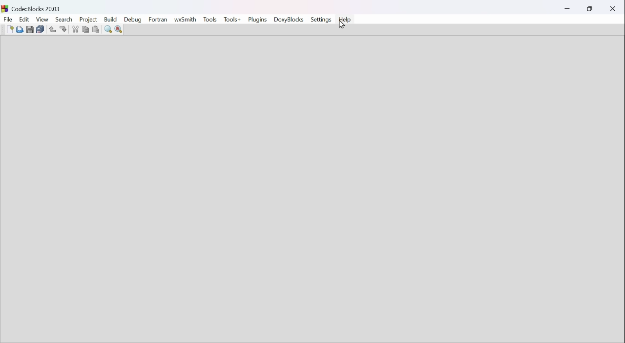 The width and height of the screenshot is (625, 343). I want to click on Tools, so click(210, 18).